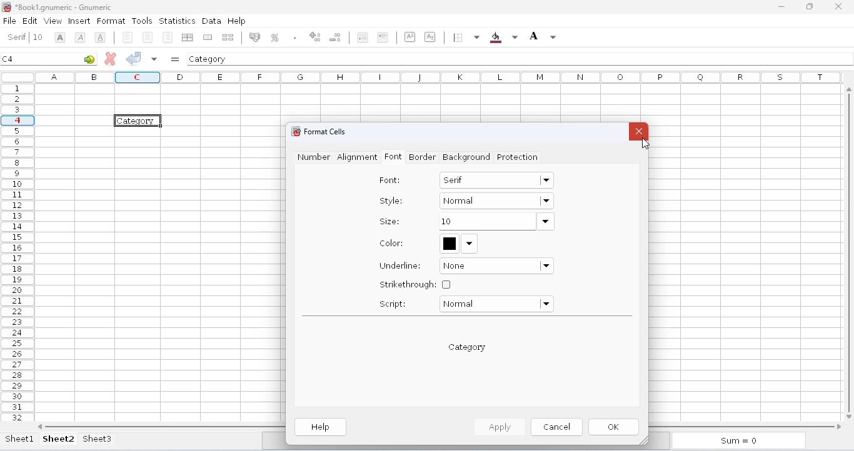 The height and width of the screenshot is (451, 854). I want to click on bold, so click(80, 37).